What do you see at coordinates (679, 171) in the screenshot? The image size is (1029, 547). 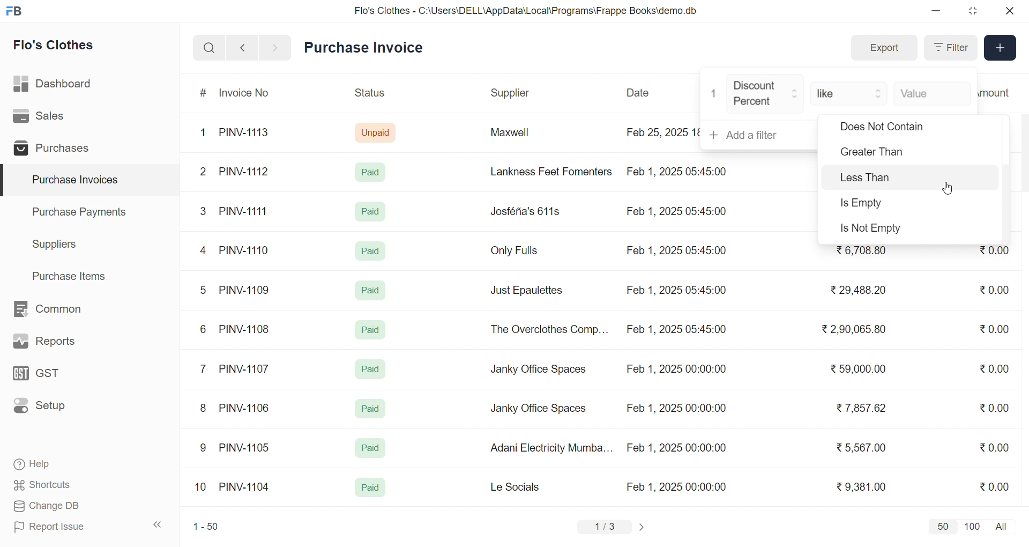 I see `Feb 1, 2025 05:45:00` at bounding box center [679, 171].